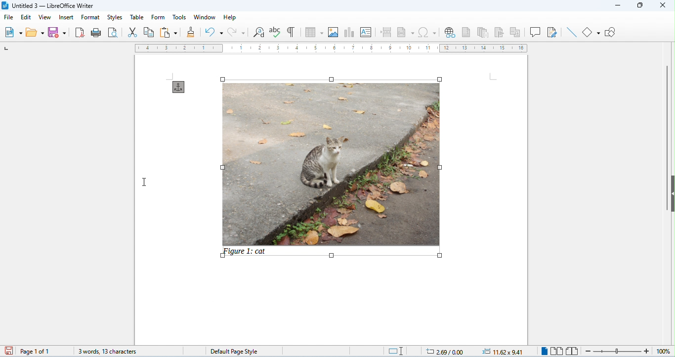  I want to click on table, so click(136, 17).